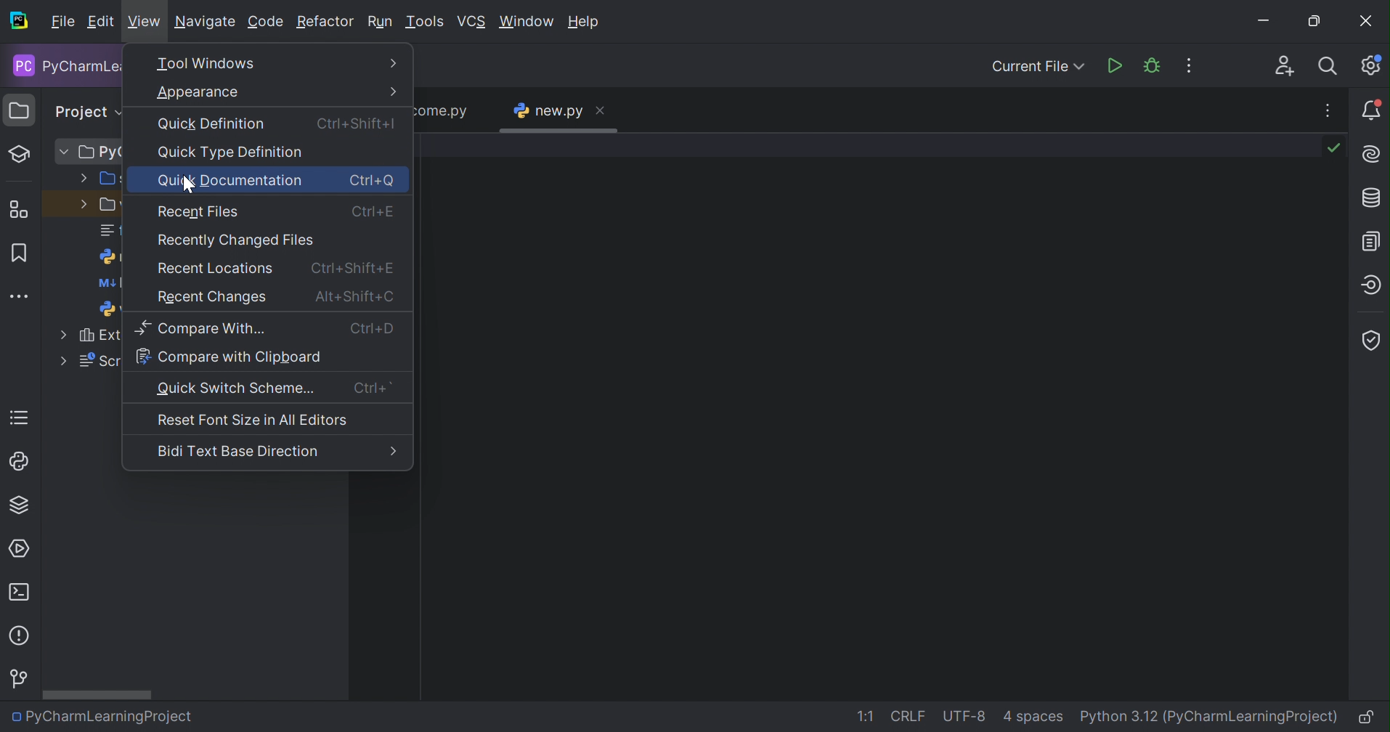  What do you see at coordinates (106, 285) in the screenshot?
I see `README.md` at bounding box center [106, 285].